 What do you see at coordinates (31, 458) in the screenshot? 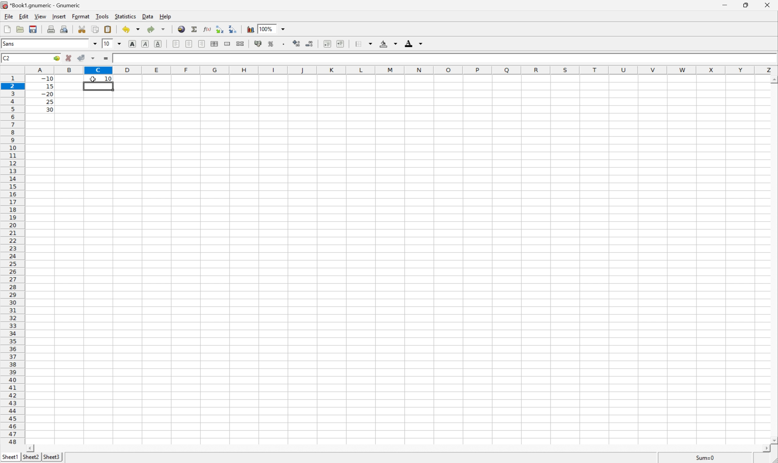
I see `sheet2` at bounding box center [31, 458].